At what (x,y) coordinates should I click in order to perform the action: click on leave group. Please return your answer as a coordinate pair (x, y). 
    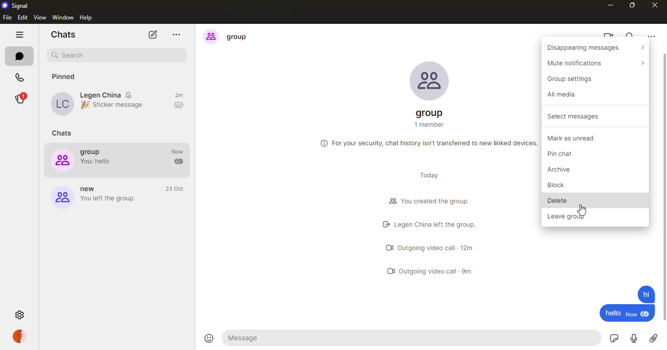
    Looking at the image, I should click on (569, 216).